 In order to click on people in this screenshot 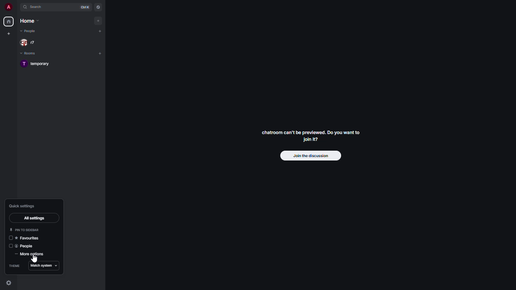, I will do `click(26, 247)`.